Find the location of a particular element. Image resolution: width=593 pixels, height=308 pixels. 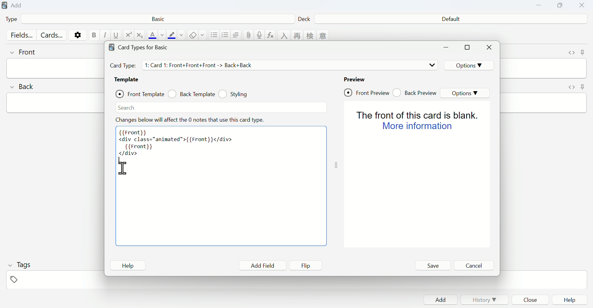

superscript is located at coordinates (129, 35).